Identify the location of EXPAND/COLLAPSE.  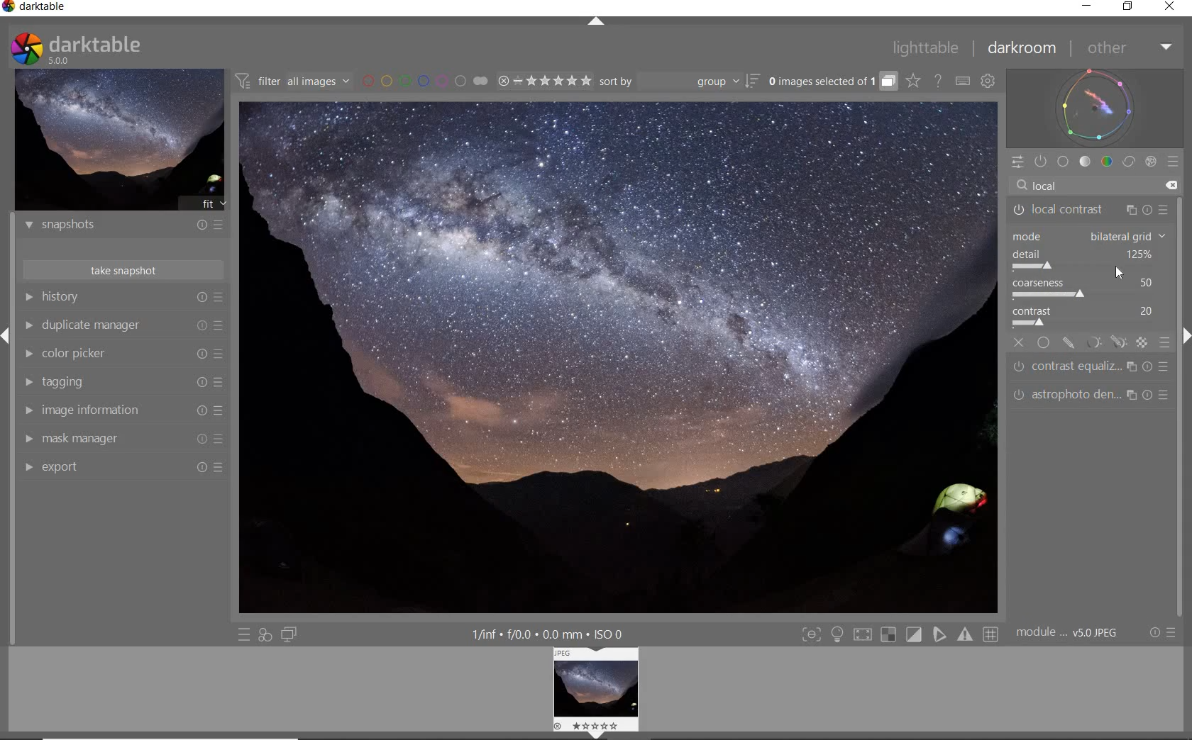
(596, 22).